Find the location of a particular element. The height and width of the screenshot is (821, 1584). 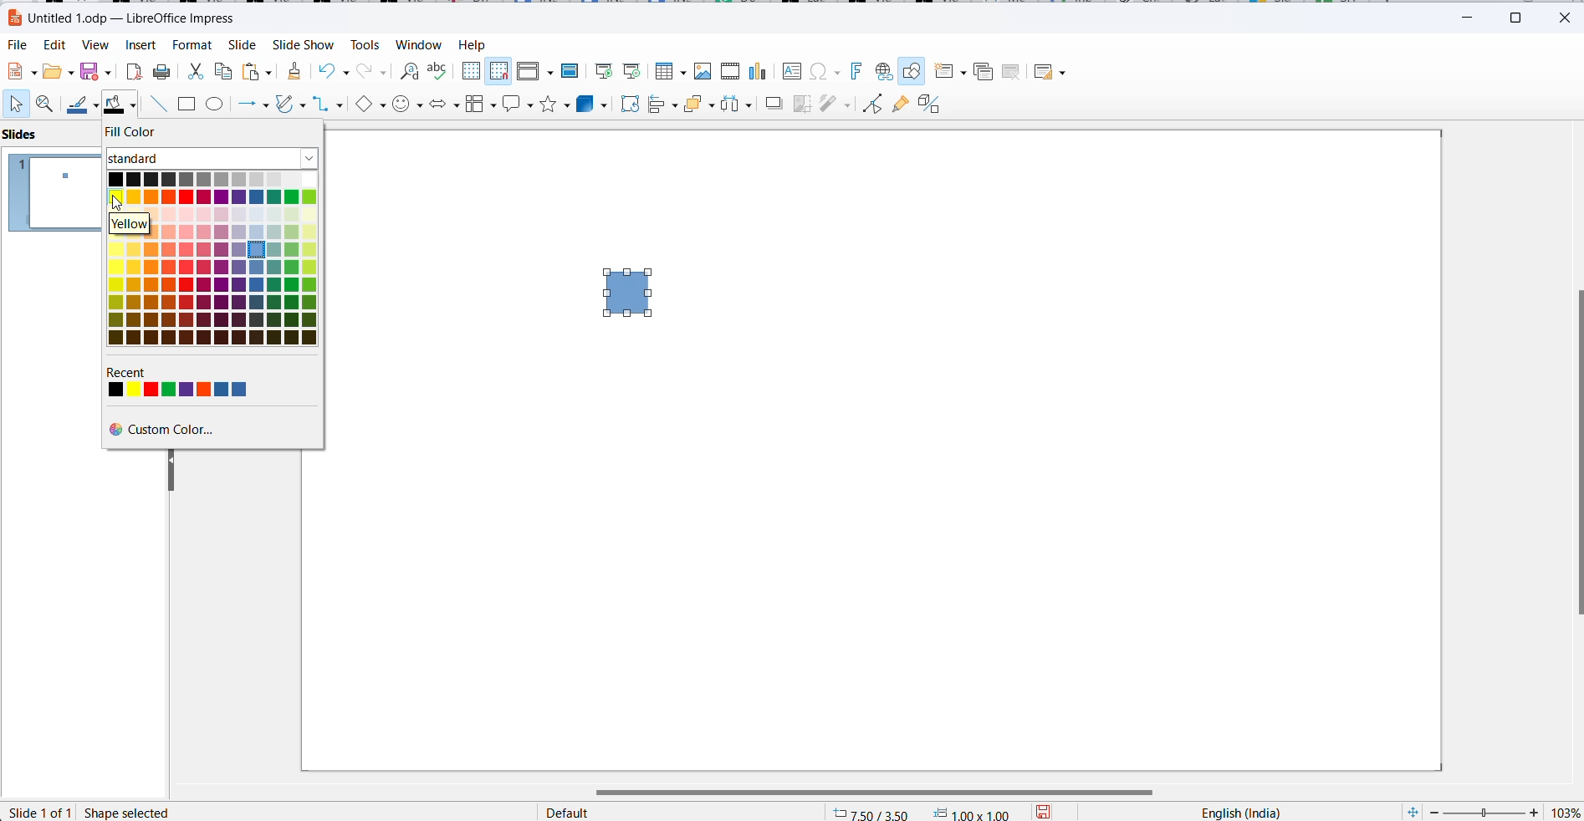

Window is located at coordinates (419, 46).